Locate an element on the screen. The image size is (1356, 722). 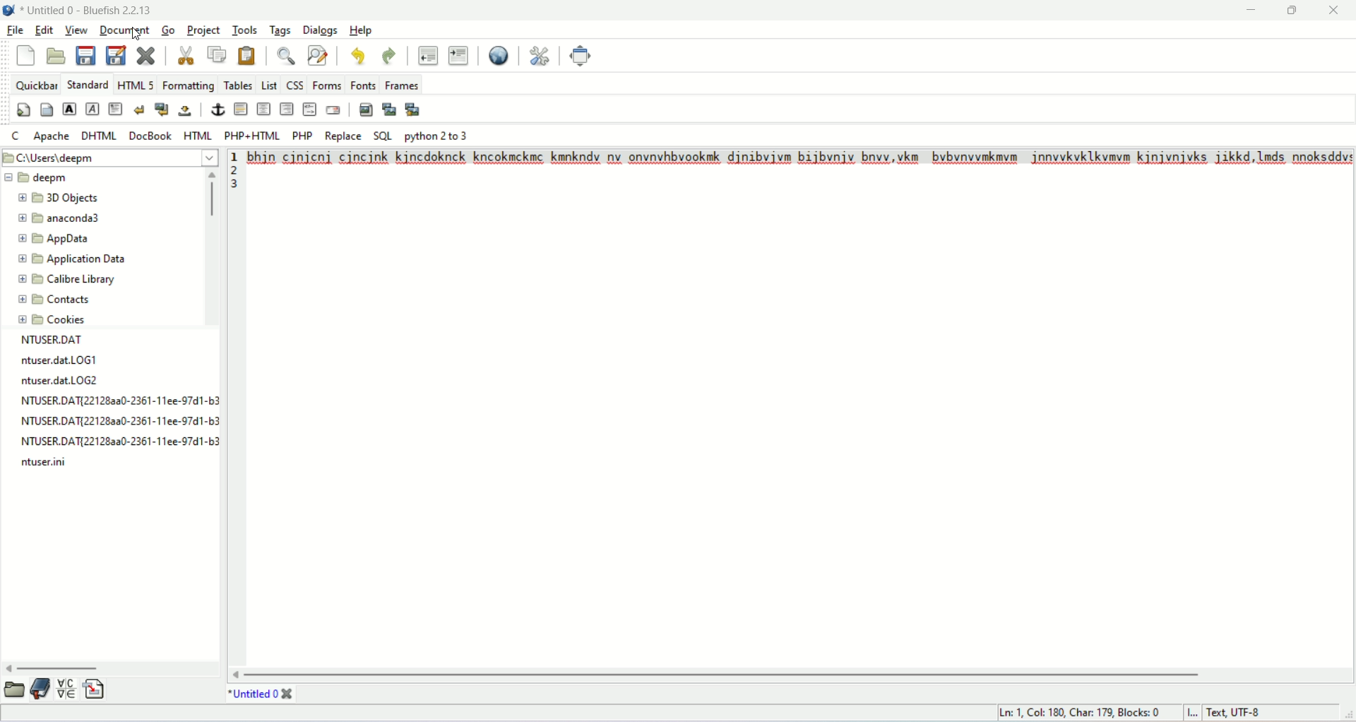
help is located at coordinates (364, 31).